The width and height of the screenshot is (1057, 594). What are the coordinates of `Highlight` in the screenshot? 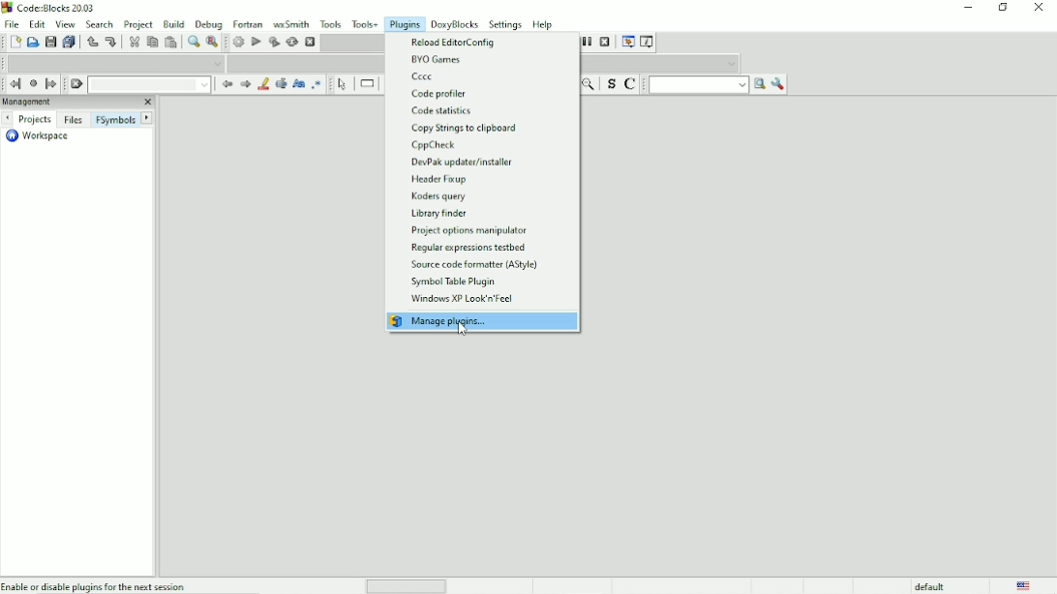 It's located at (262, 85).